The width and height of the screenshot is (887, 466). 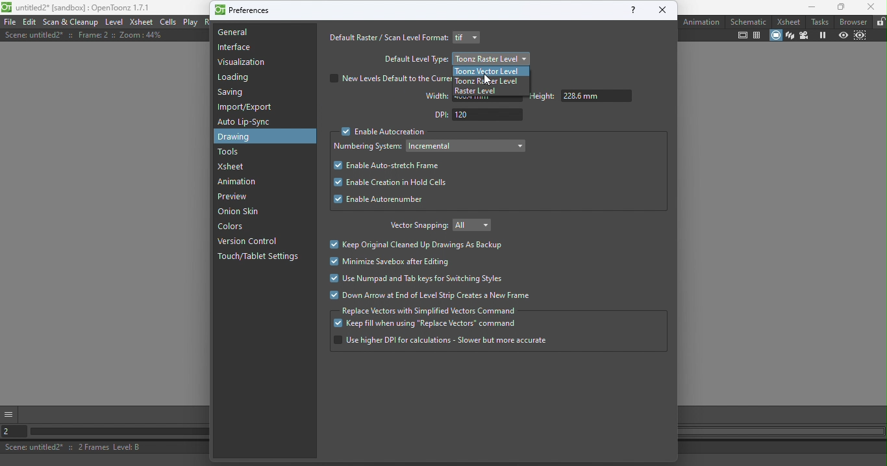 I want to click on Enable Autocreation, so click(x=381, y=132).